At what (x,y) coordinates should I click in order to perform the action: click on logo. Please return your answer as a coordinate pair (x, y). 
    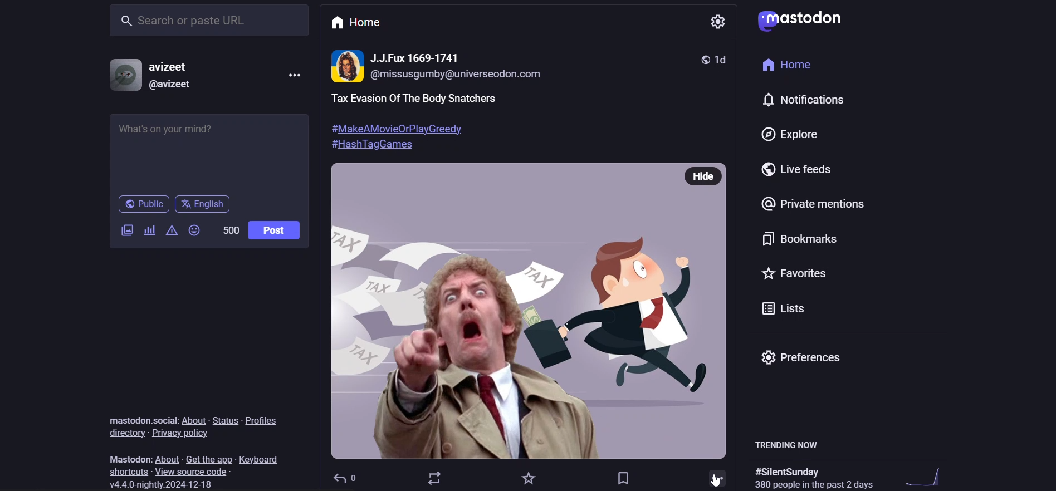
    Looking at the image, I should click on (805, 21).